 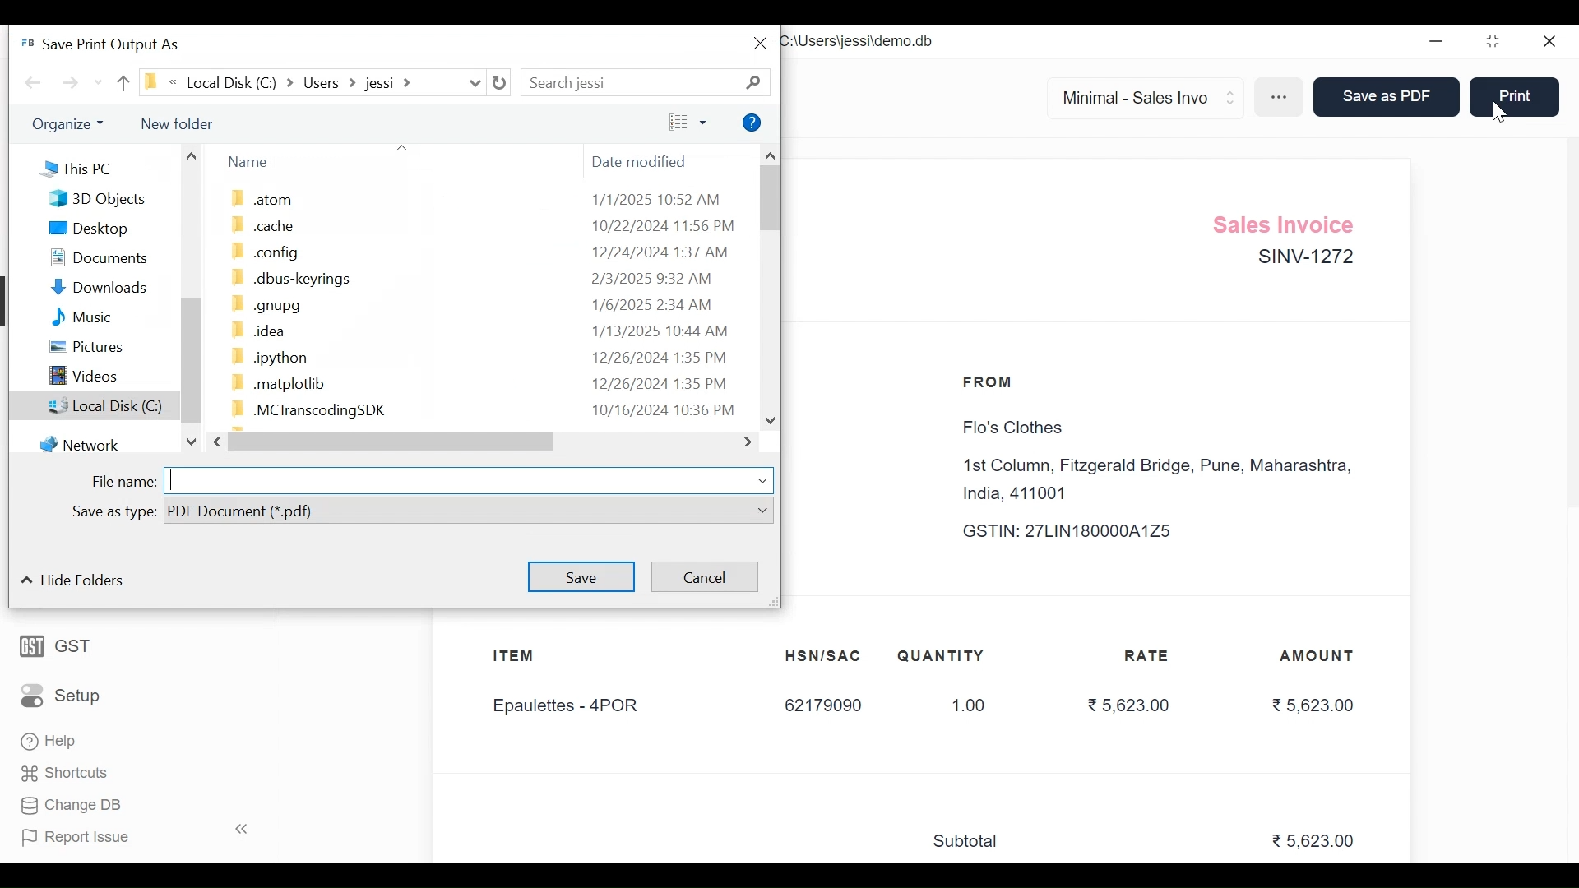 What do you see at coordinates (302, 408) in the screenshot?
I see `.MCTranscodingSDK` at bounding box center [302, 408].